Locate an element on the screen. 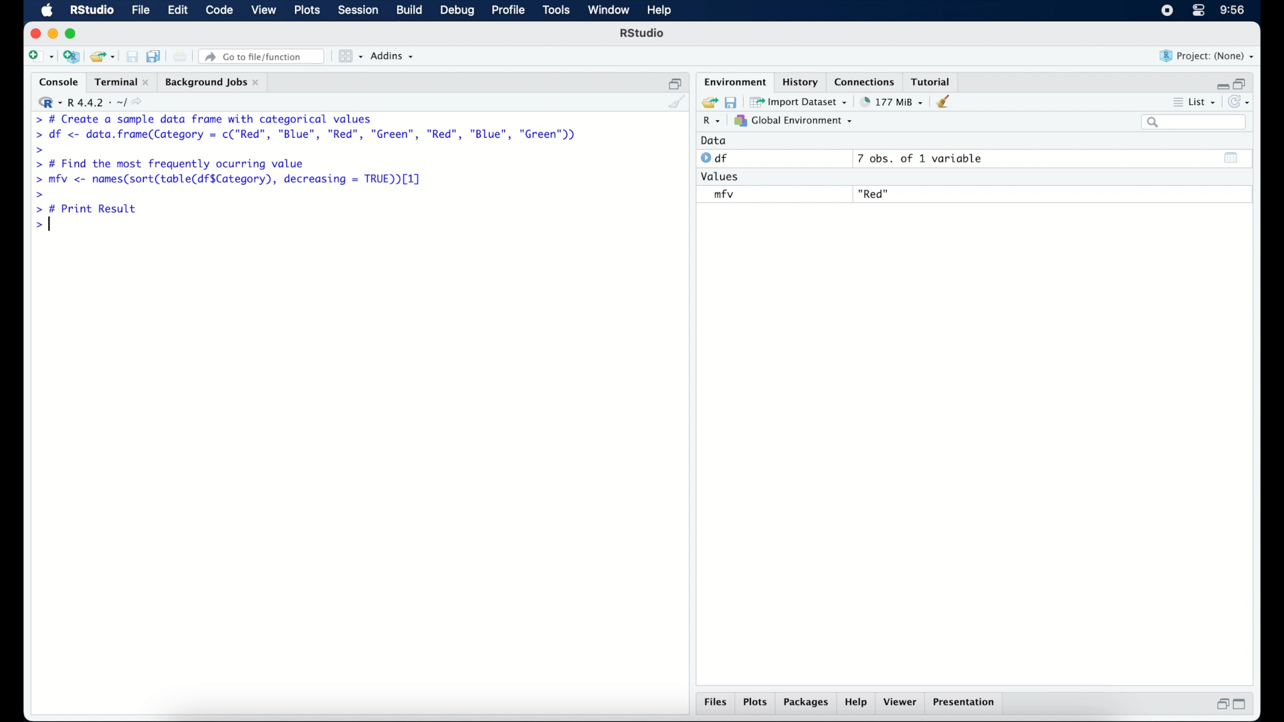 Image resolution: width=1284 pixels, height=722 pixels. command prompt is located at coordinates (40, 149).